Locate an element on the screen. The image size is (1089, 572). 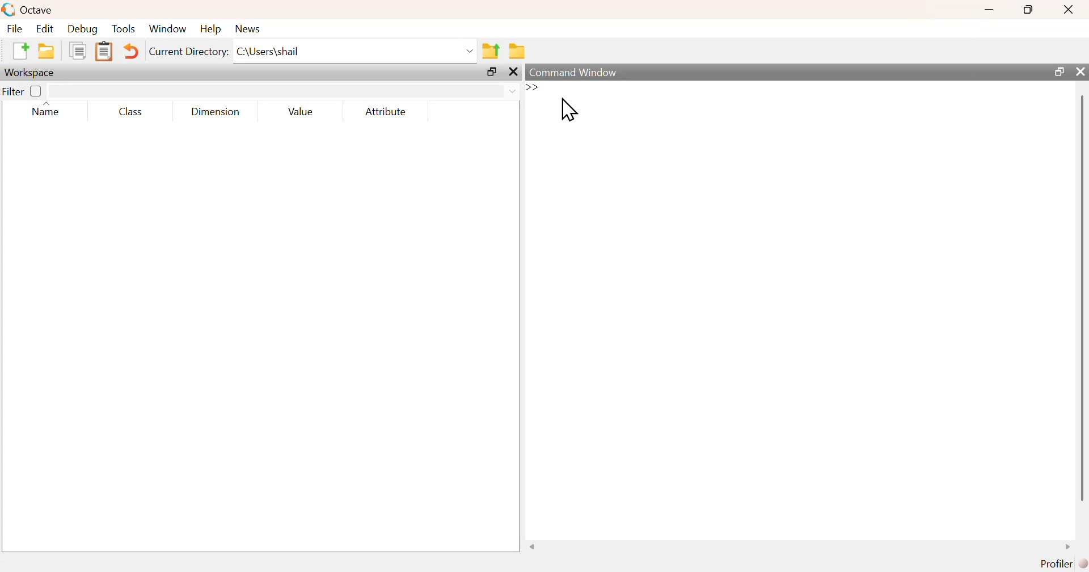
Attribute is located at coordinates (387, 111).